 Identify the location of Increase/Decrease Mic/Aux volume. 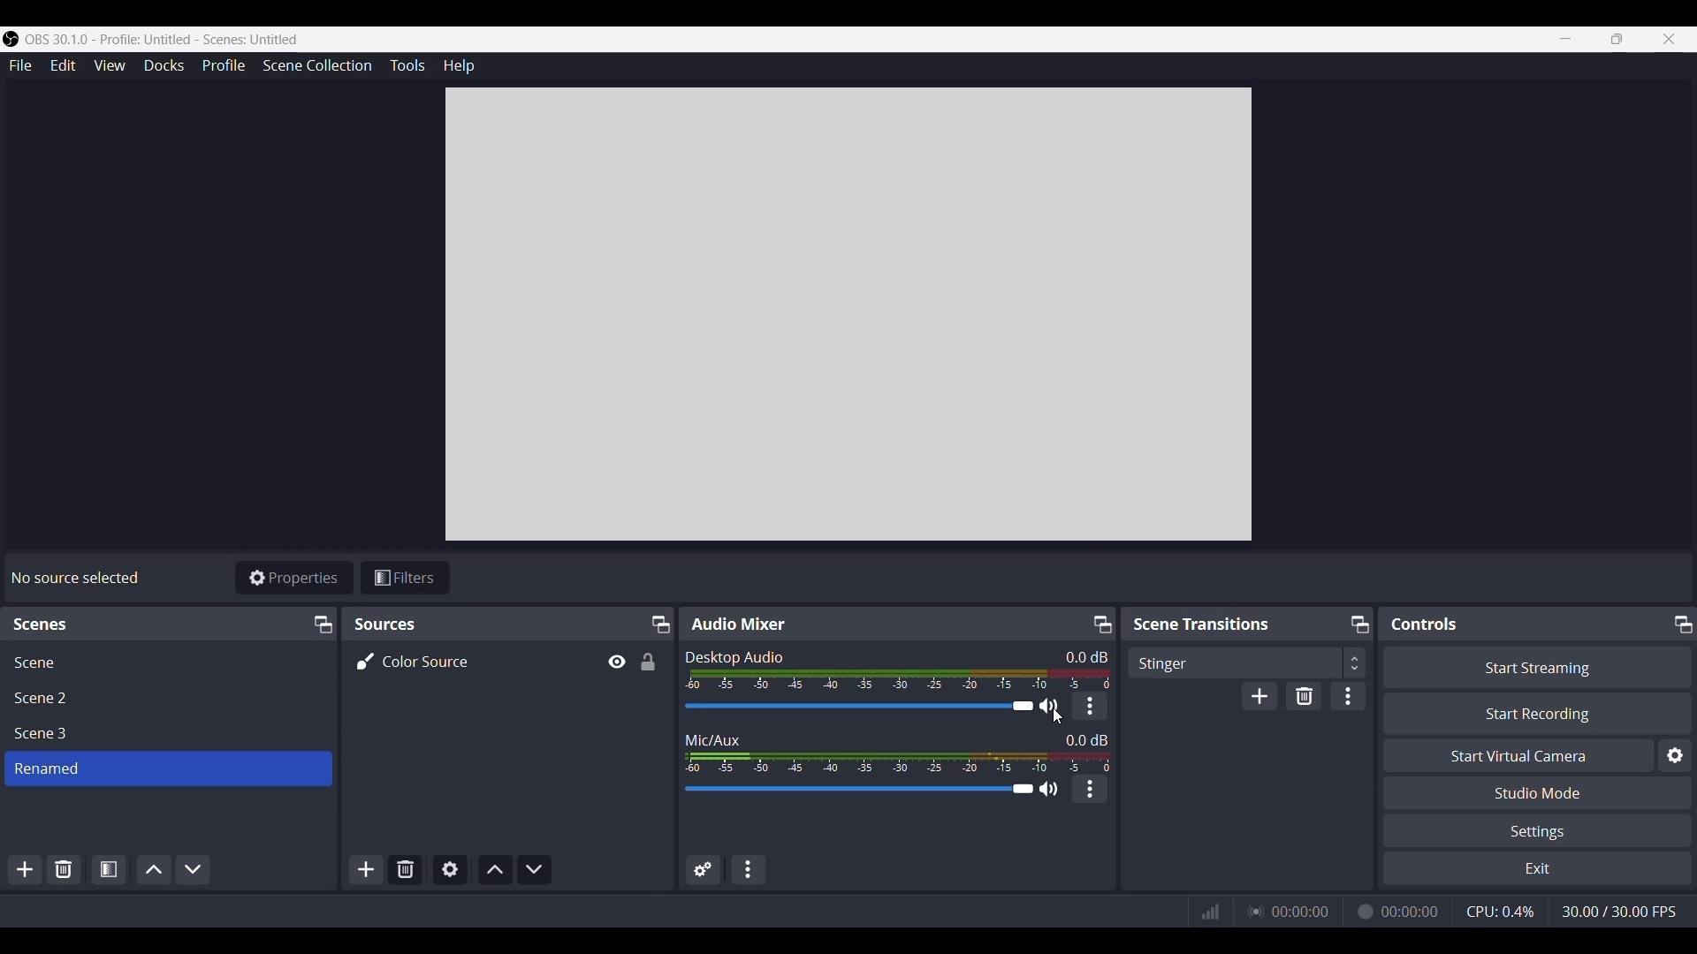
(857, 787).